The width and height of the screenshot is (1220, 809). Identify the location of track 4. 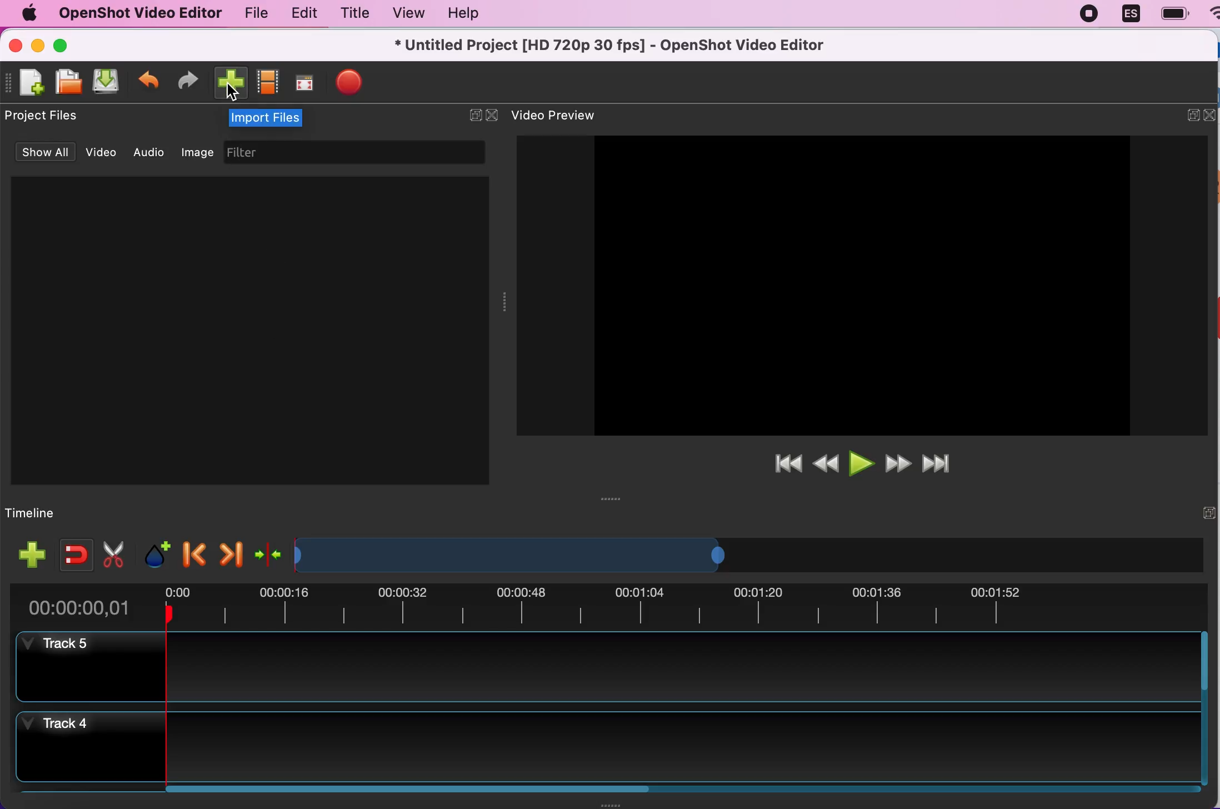
(606, 747).